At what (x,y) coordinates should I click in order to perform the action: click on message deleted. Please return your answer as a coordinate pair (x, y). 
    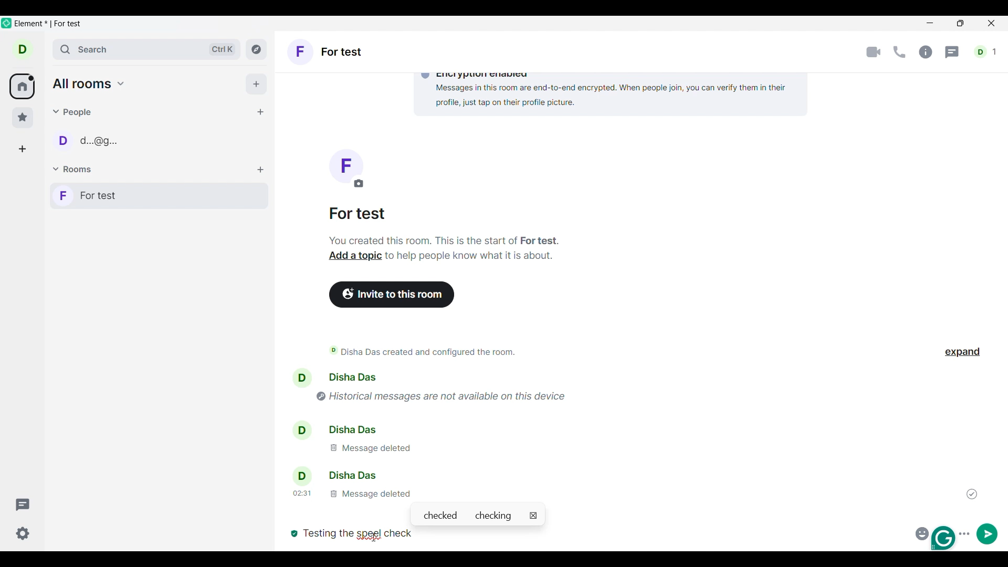
    Looking at the image, I should click on (350, 493).